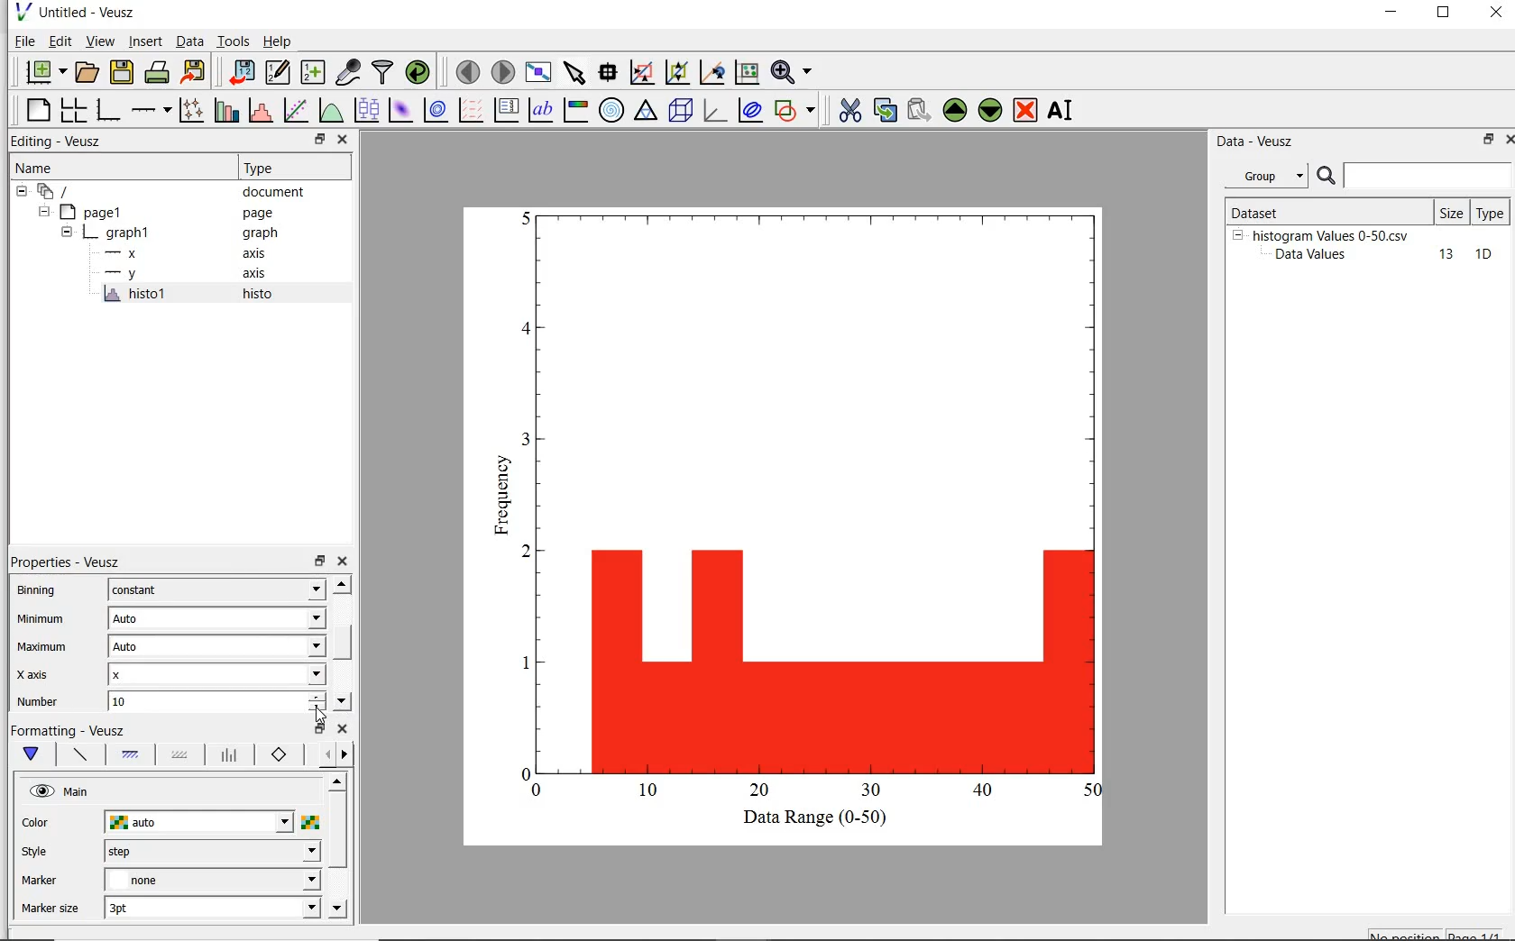 This screenshot has height=941, width=1515. Describe the element at coordinates (320, 715) in the screenshot. I see `cursor` at that location.